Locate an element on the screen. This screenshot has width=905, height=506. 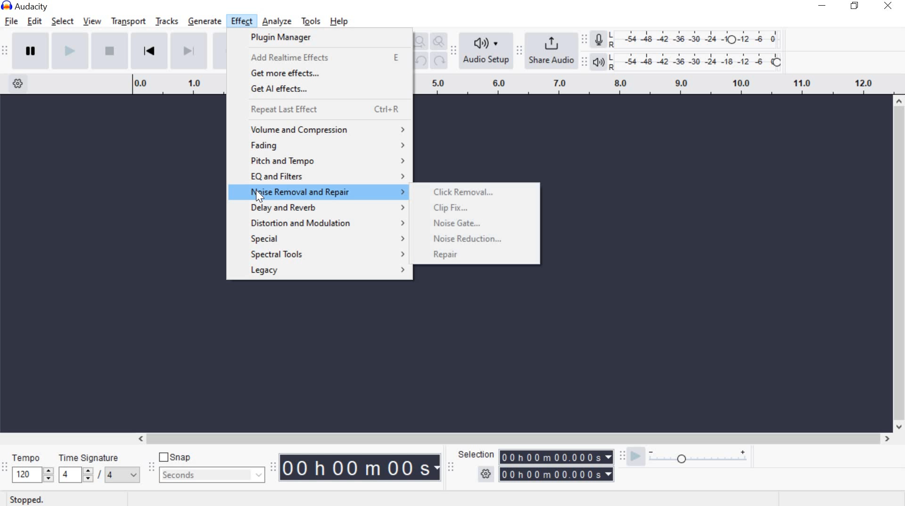
Selection toolbar is located at coordinates (452, 466).